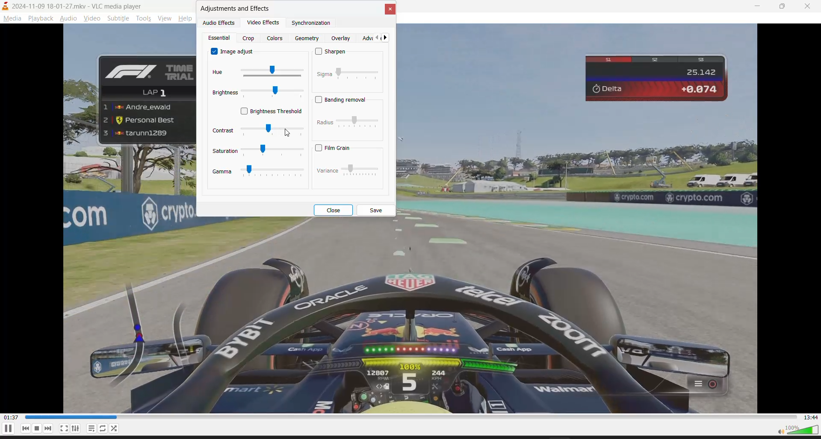 The image size is (821, 439). Describe the element at coordinates (259, 174) in the screenshot. I see `gamma` at that location.